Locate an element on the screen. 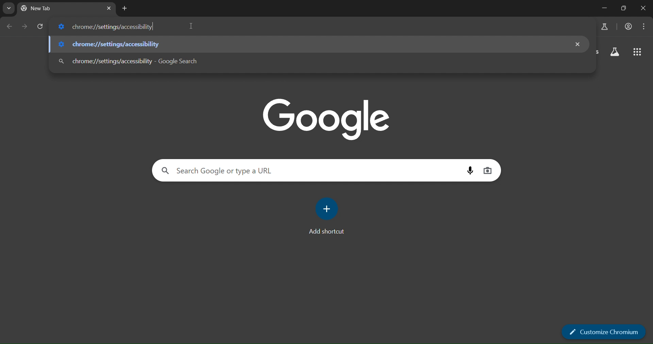  close tab is located at coordinates (109, 9).